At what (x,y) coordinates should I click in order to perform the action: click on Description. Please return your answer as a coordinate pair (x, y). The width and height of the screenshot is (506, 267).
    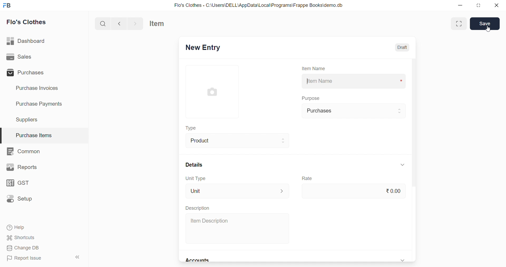
    Looking at the image, I should click on (197, 208).